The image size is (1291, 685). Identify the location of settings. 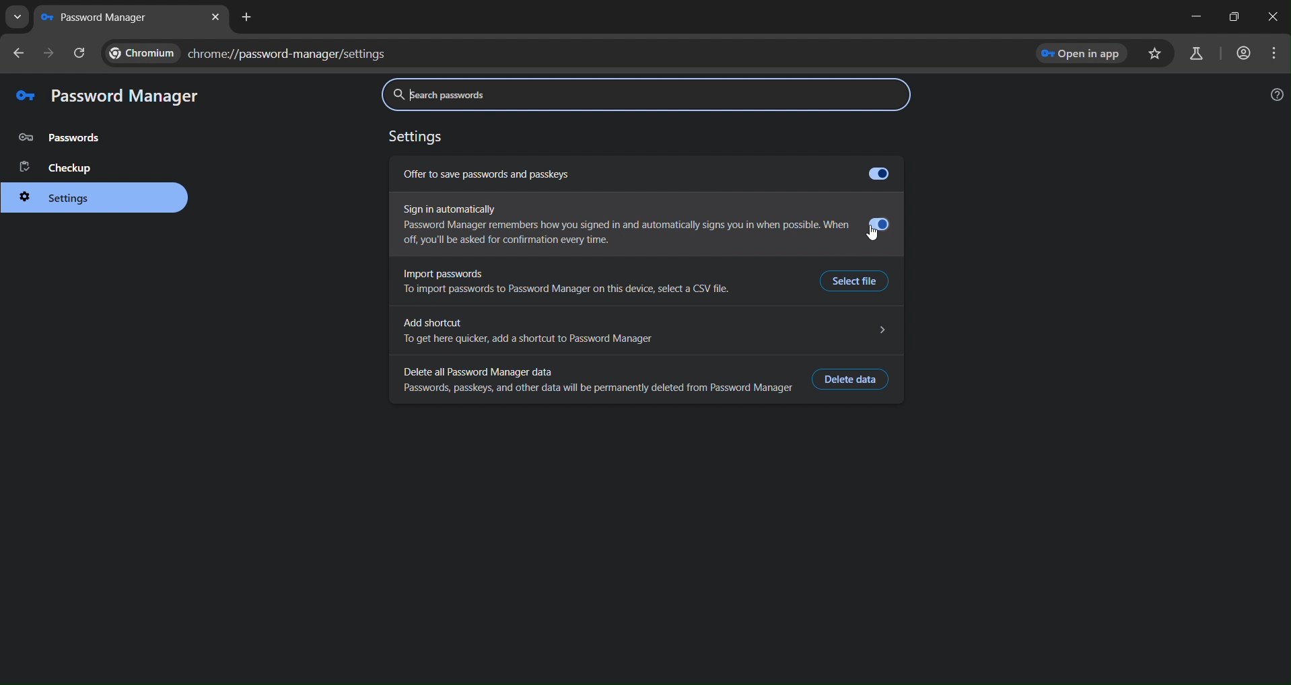
(420, 138).